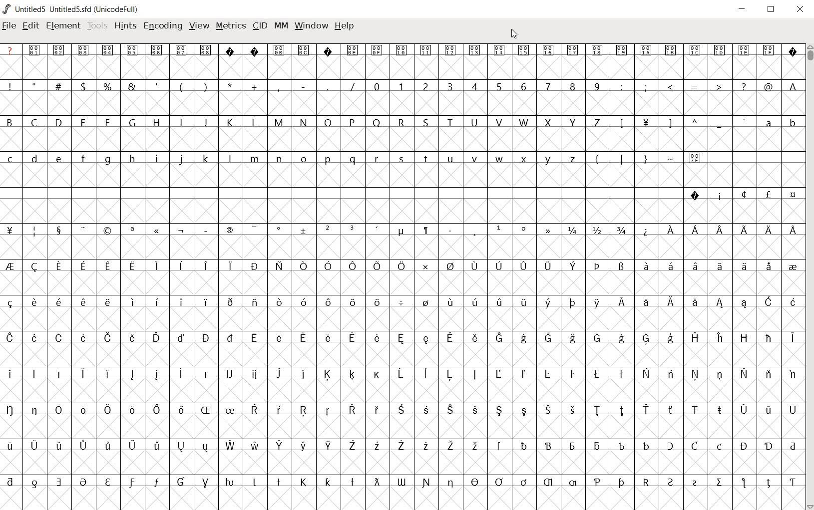 Image resolution: width=814 pixels, height=510 pixels. What do you see at coordinates (156, 159) in the screenshot?
I see `i` at bounding box center [156, 159].